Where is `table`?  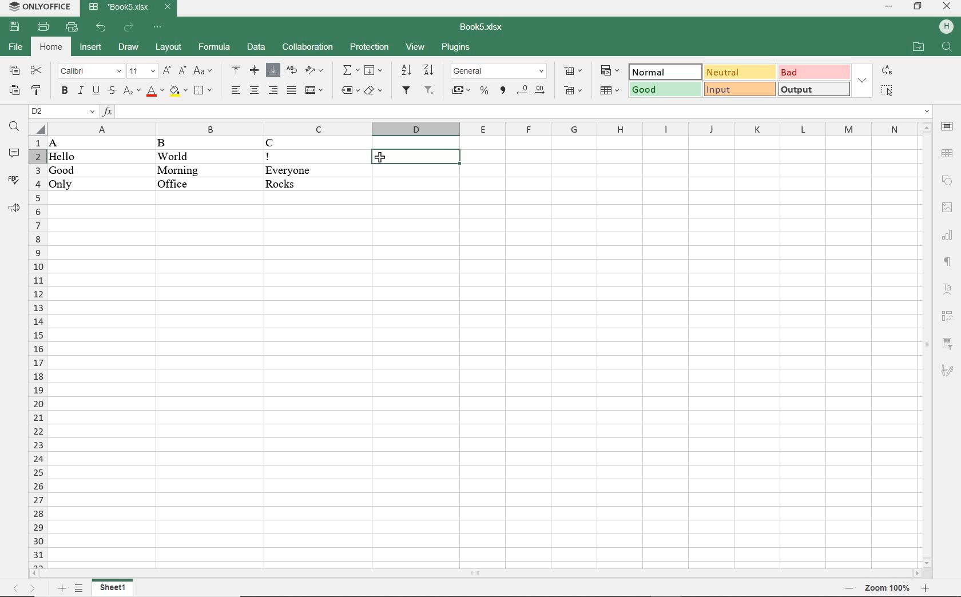
table is located at coordinates (947, 153).